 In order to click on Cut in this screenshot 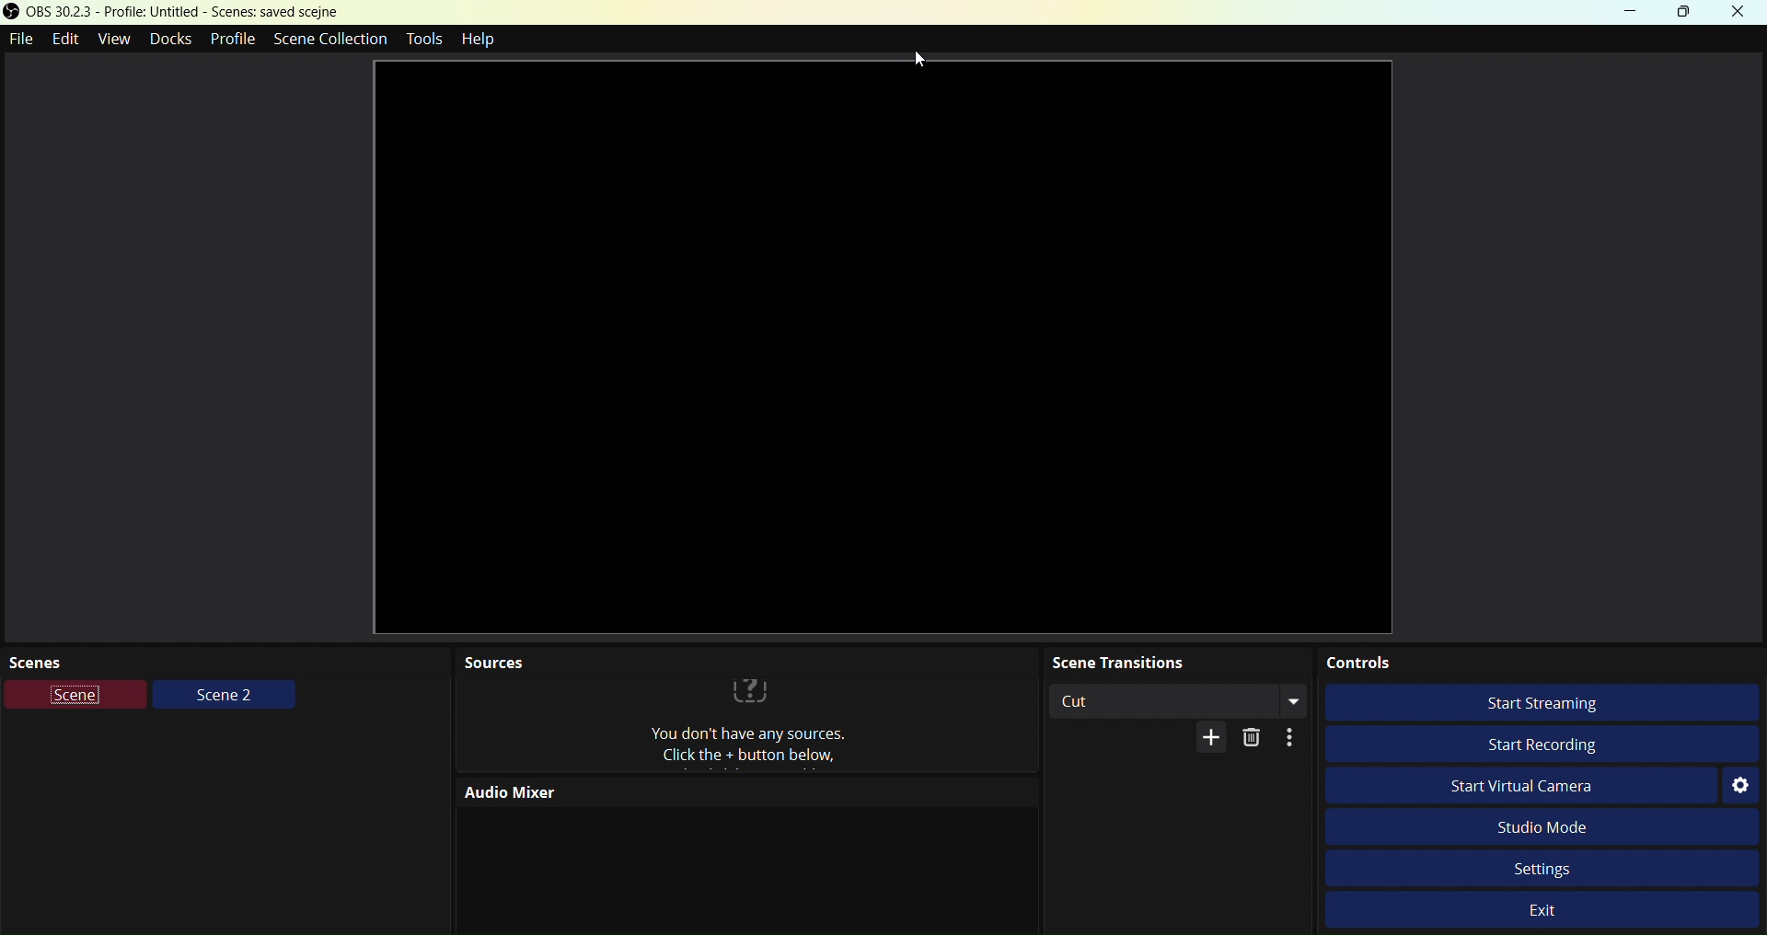, I will do `click(1177, 700)`.